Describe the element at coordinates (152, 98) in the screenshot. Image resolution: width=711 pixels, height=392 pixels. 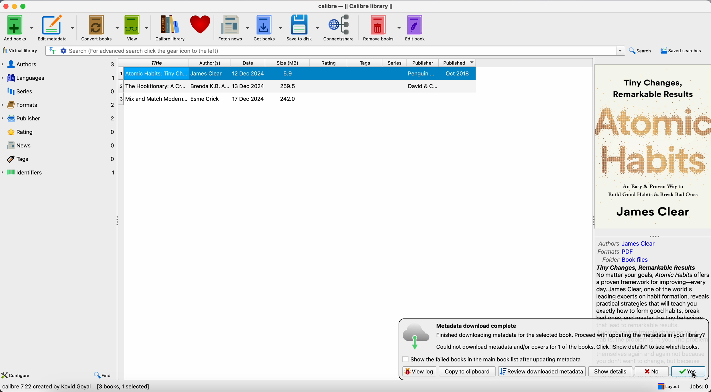
I see `Mix and Match Modern...` at that location.